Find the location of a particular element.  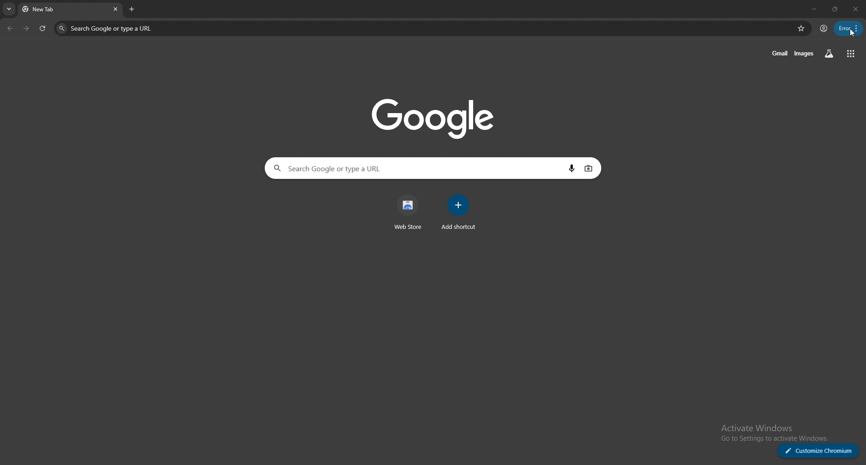

search tabs is located at coordinates (9, 9).